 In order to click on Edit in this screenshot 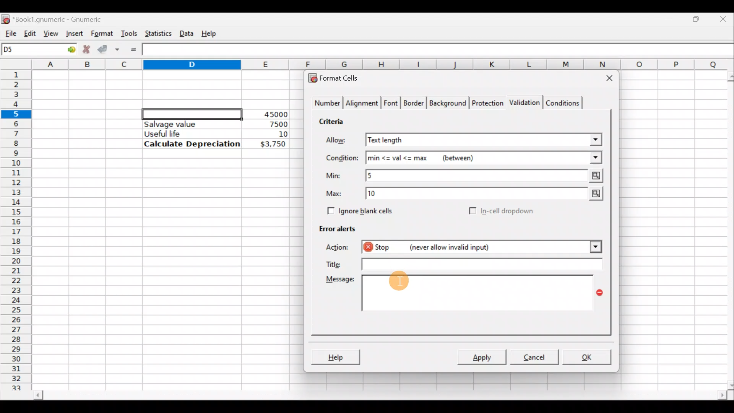, I will do `click(30, 32)`.